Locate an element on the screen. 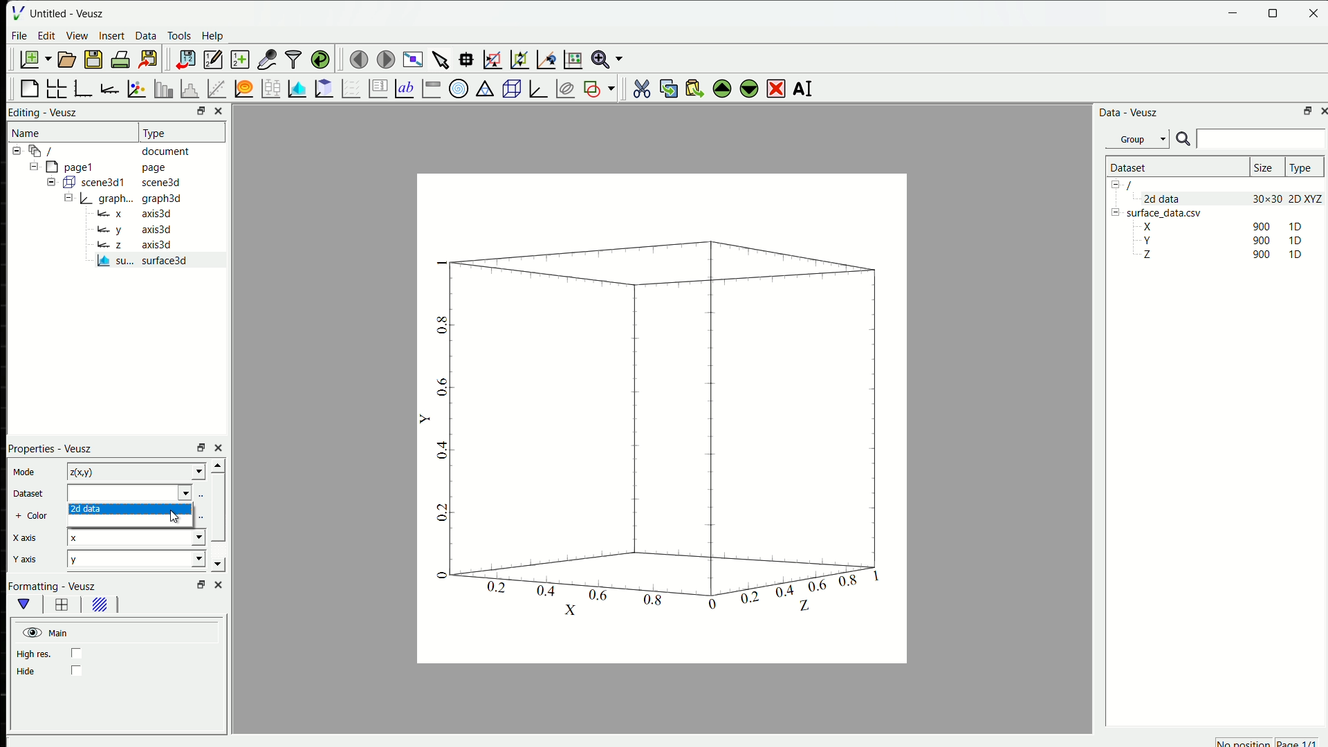  + Color is located at coordinates (32, 517).